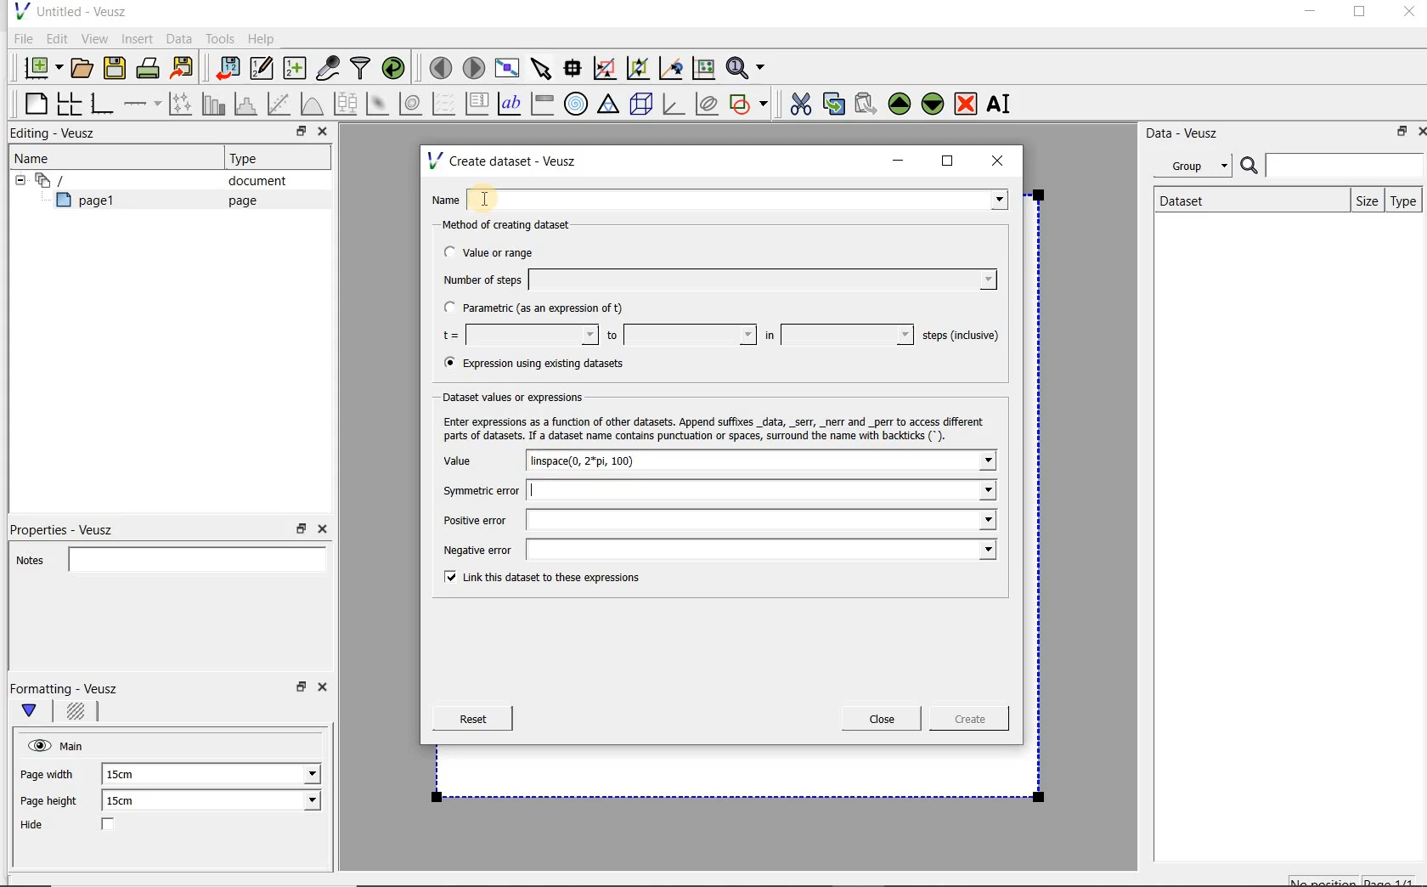 The image size is (1427, 887). I want to click on Negative error , so click(715, 551).